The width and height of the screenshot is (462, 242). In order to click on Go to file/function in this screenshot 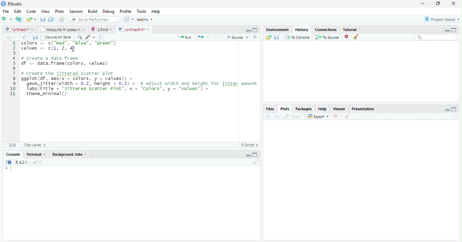, I will do `click(94, 19)`.